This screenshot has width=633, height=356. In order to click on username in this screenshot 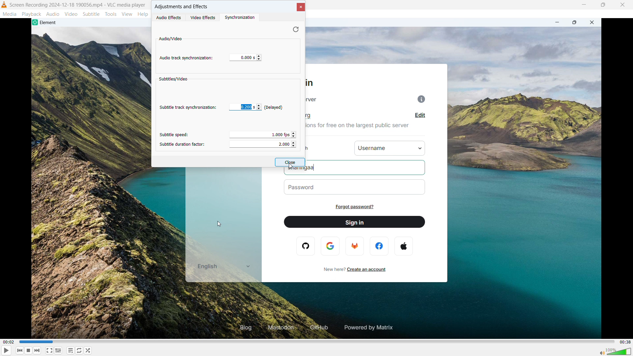, I will do `click(390, 147)`.